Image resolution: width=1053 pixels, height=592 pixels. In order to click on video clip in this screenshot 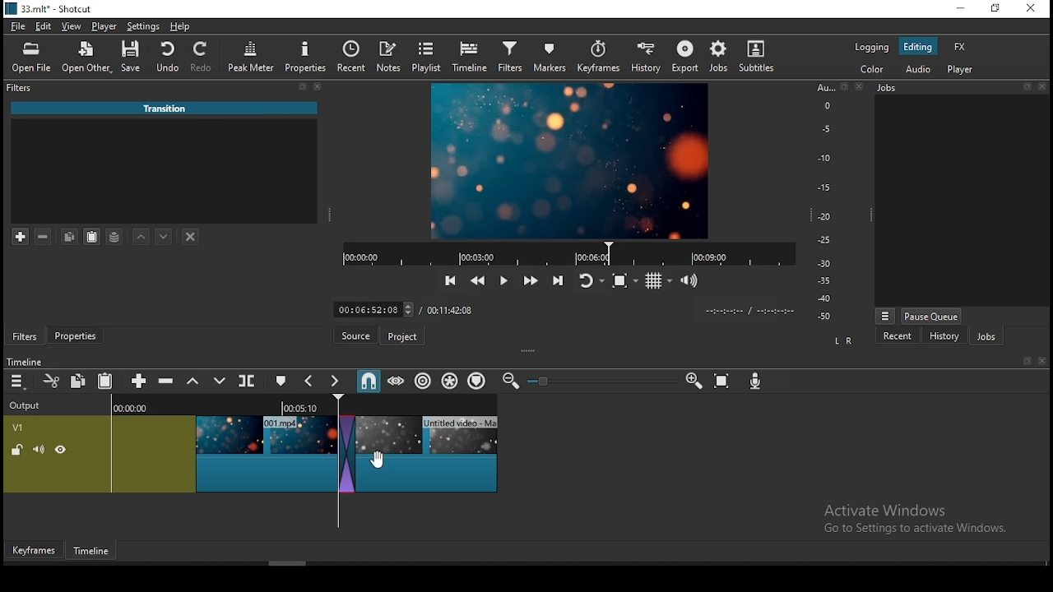, I will do `click(265, 456)`.